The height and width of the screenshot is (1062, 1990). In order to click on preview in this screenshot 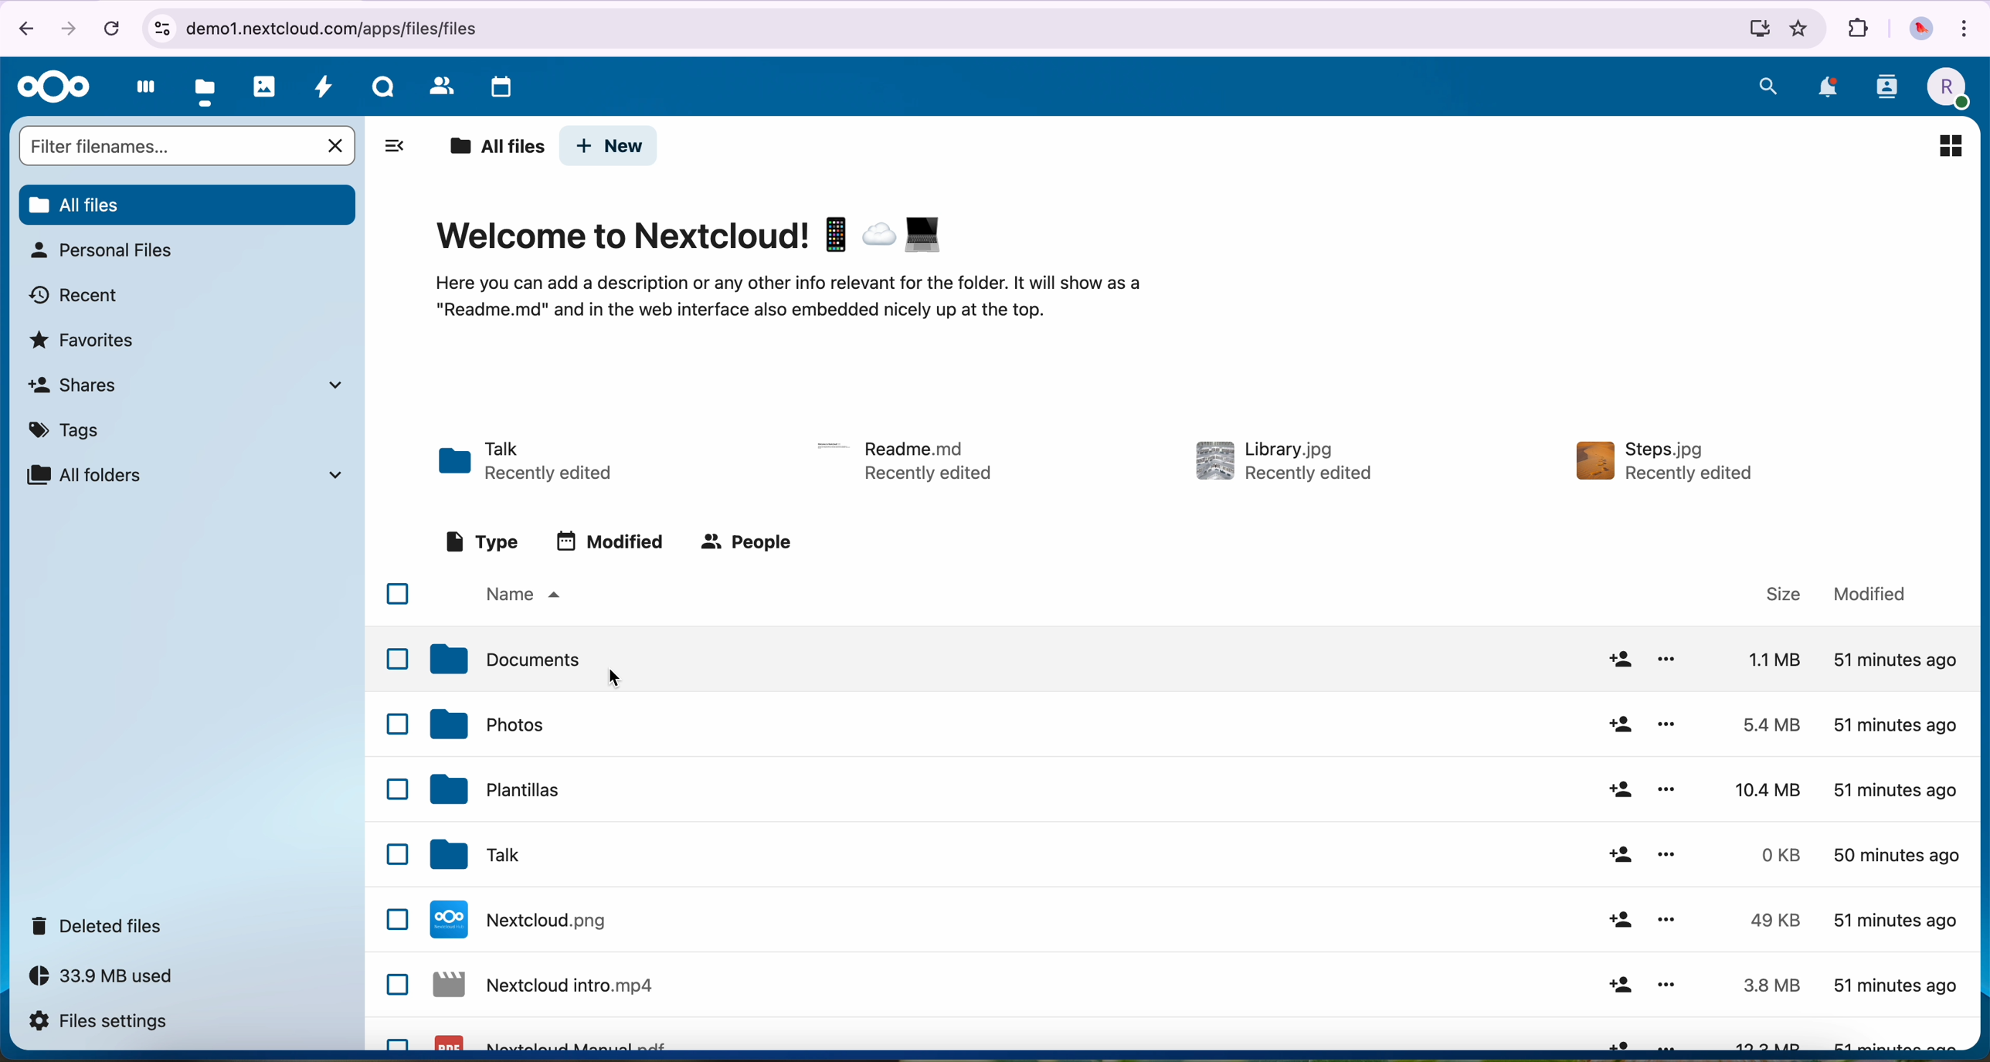, I will do `click(1949, 144)`.